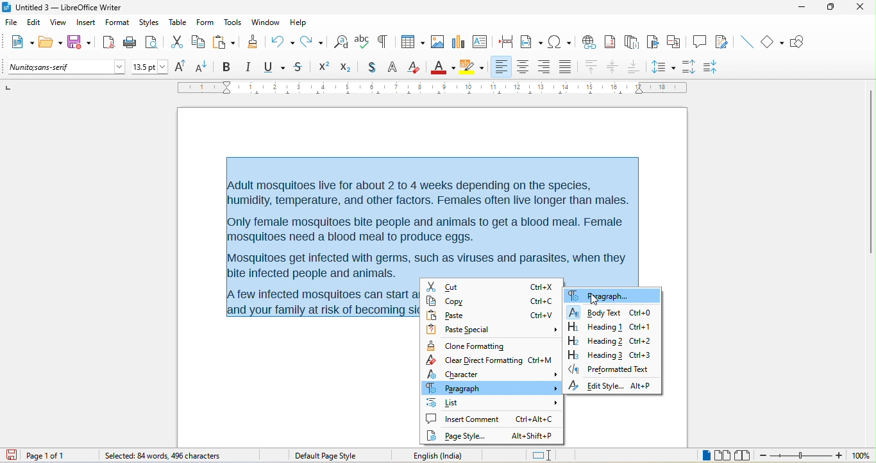 The width and height of the screenshot is (876, 463). What do you see at coordinates (568, 65) in the screenshot?
I see `justified` at bounding box center [568, 65].